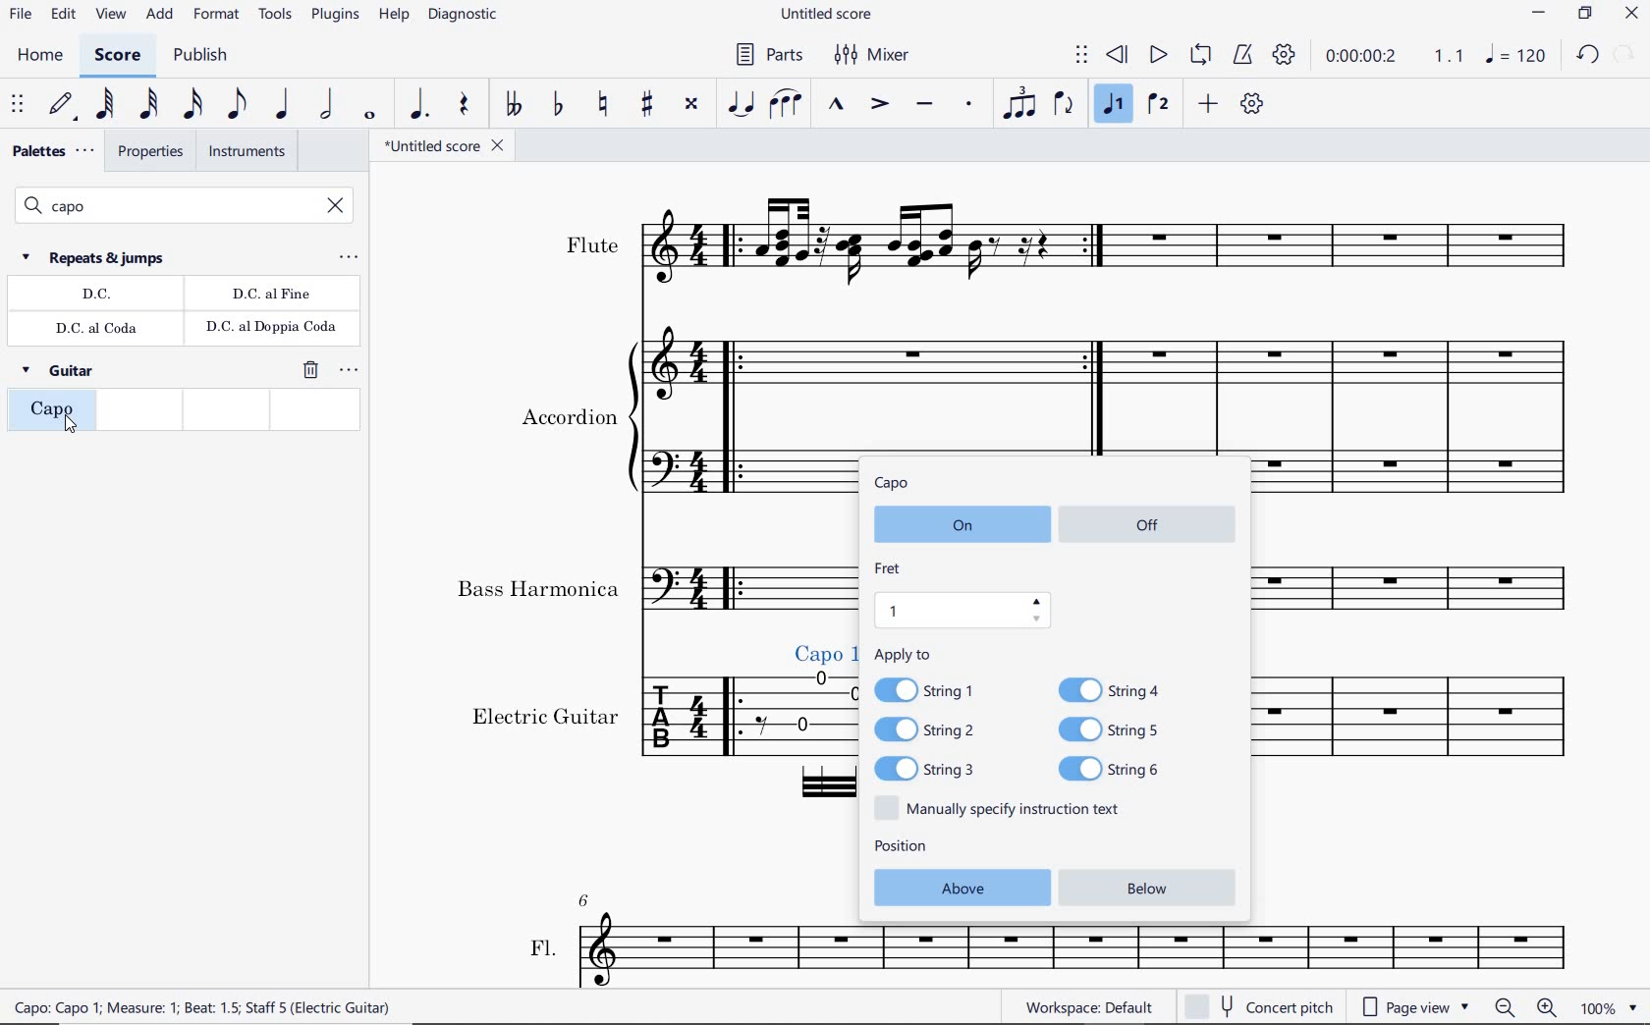  Describe the element at coordinates (603, 104) in the screenshot. I see `toggle natural` at that location.